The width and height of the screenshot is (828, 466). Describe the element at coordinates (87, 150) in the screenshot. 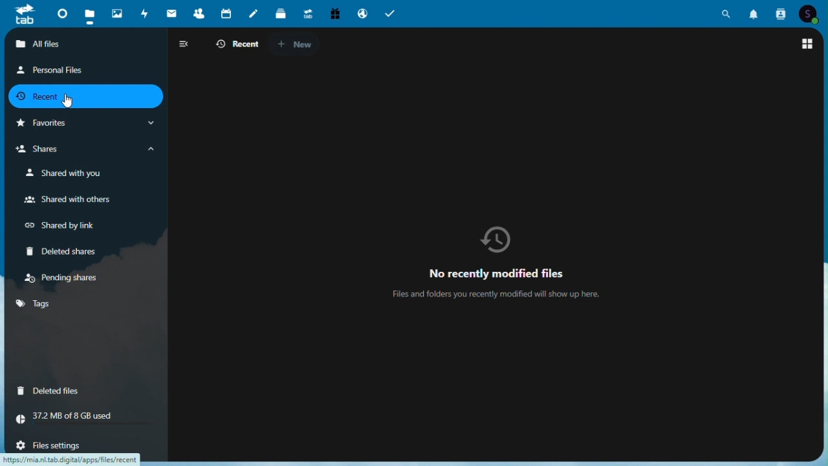

I see `Shares` at that location.